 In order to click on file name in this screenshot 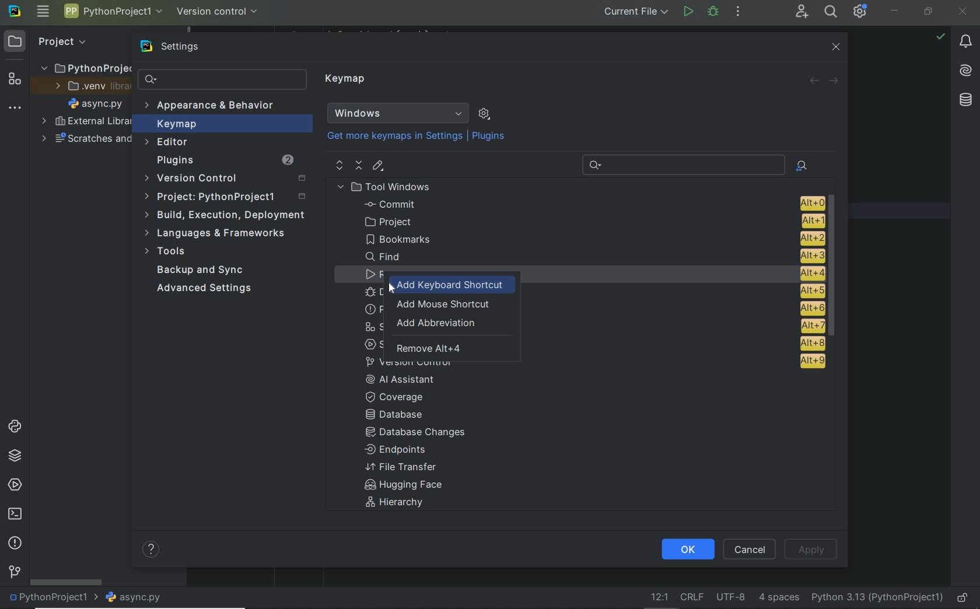, I will do `click(134, 598)`.